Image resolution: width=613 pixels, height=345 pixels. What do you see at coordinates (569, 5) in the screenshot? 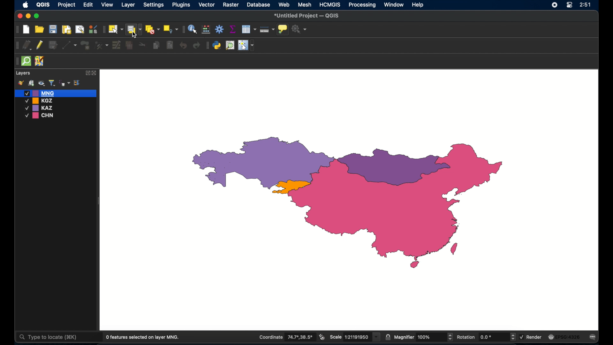
I see `control center` at bounding box center [569, 5].